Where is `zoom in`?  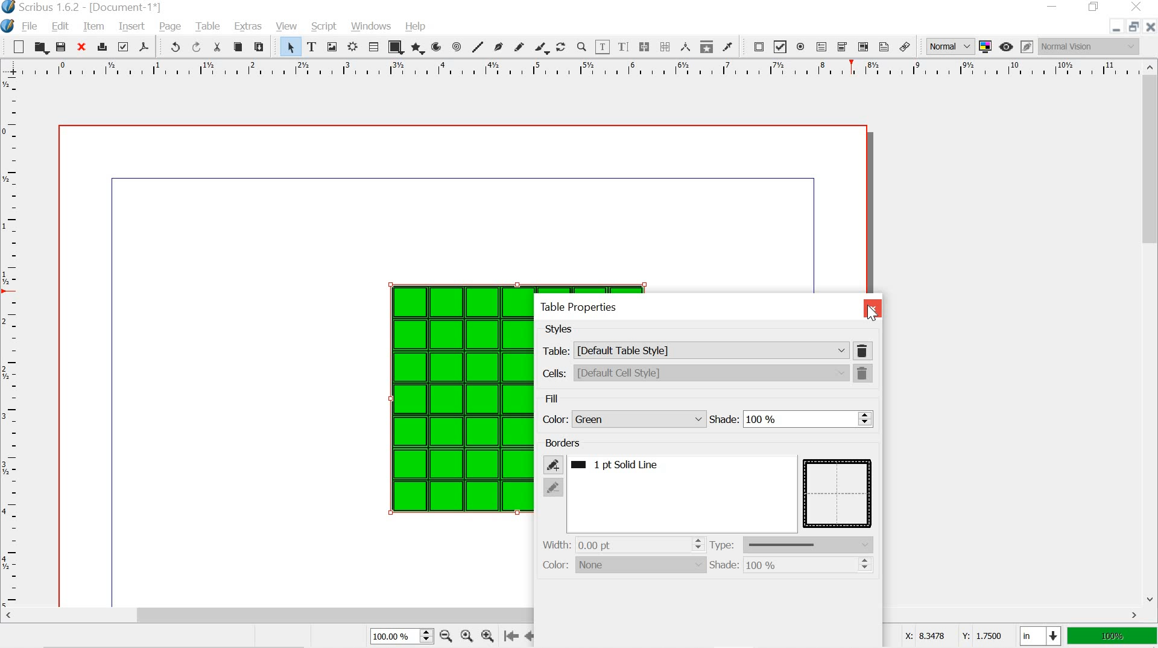 zoom in is located at coordinates (488, 635).